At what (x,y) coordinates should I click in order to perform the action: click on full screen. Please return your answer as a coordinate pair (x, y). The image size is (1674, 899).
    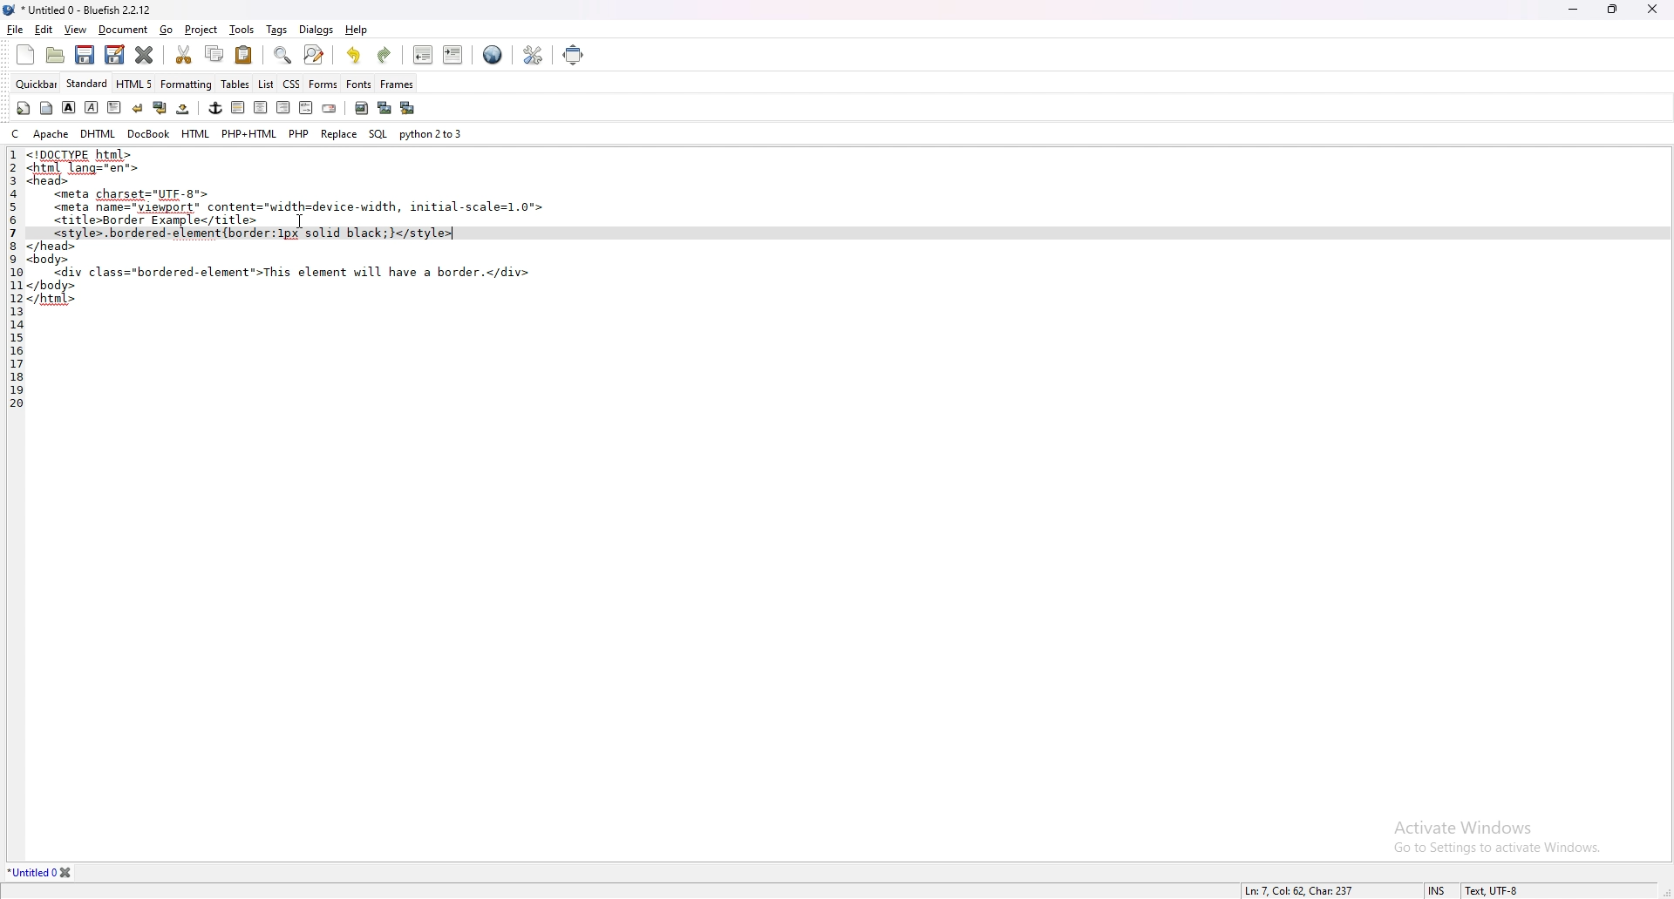
    Looking at the image, I should click on (574, 54).